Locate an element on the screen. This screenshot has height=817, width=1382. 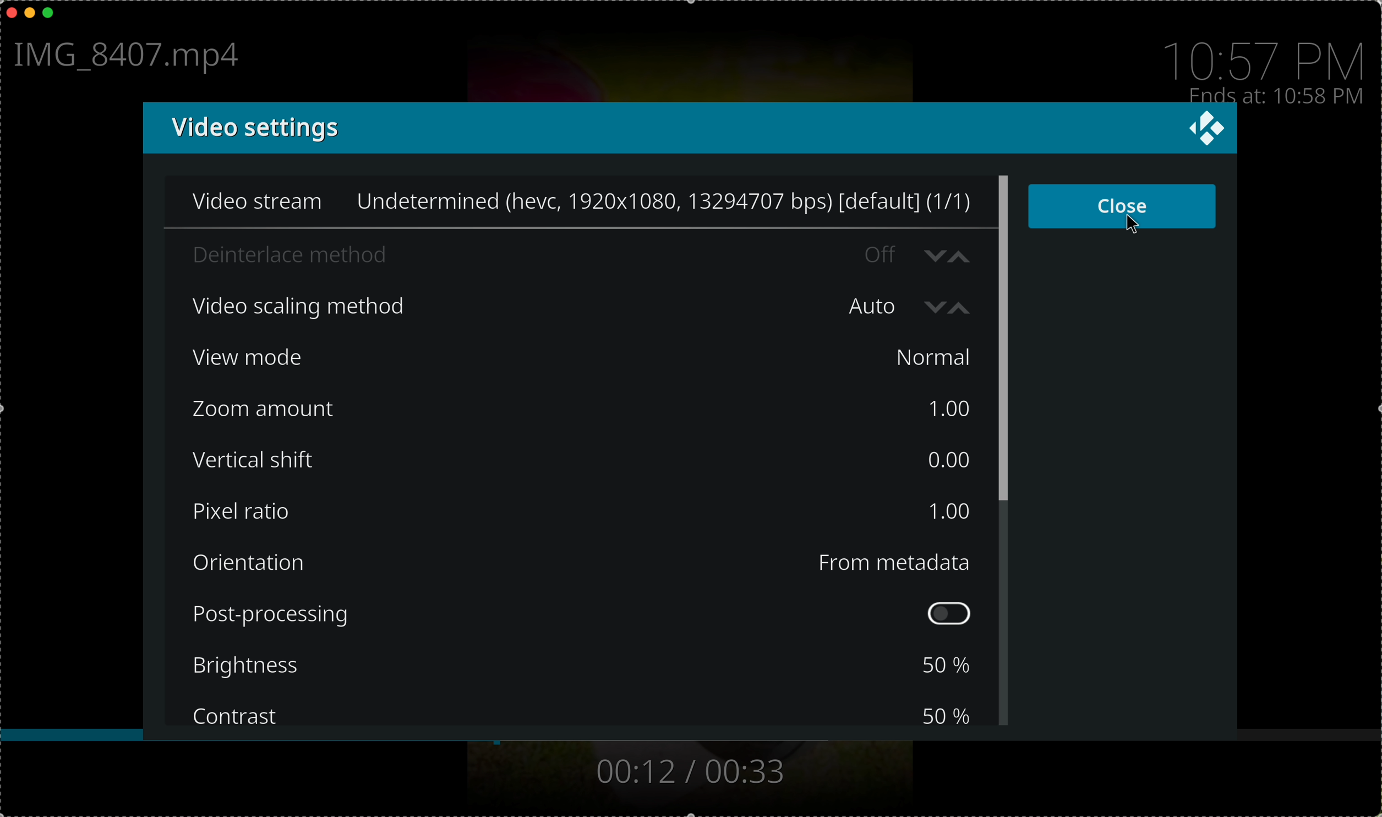
maximize  is located at coordinates (53, 14).